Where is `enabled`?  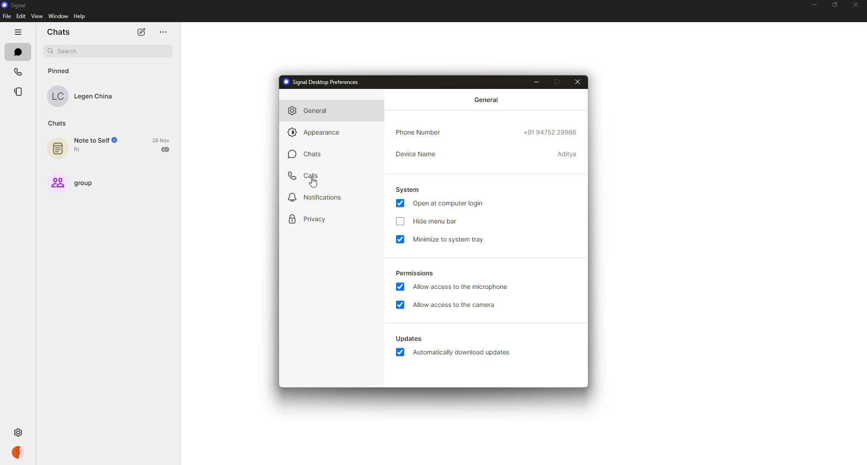 enabled is located at coordinates (399, 202).